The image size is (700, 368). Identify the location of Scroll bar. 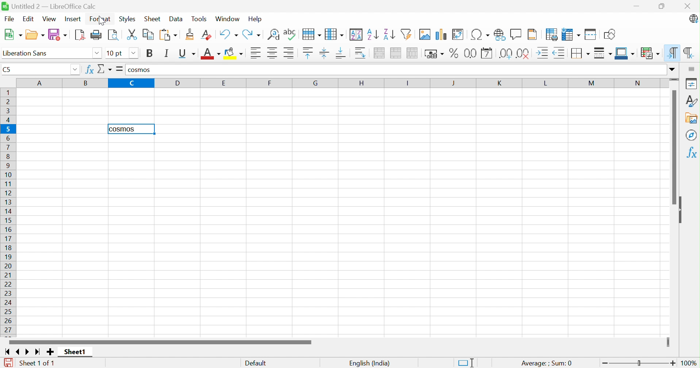
(674, 147).